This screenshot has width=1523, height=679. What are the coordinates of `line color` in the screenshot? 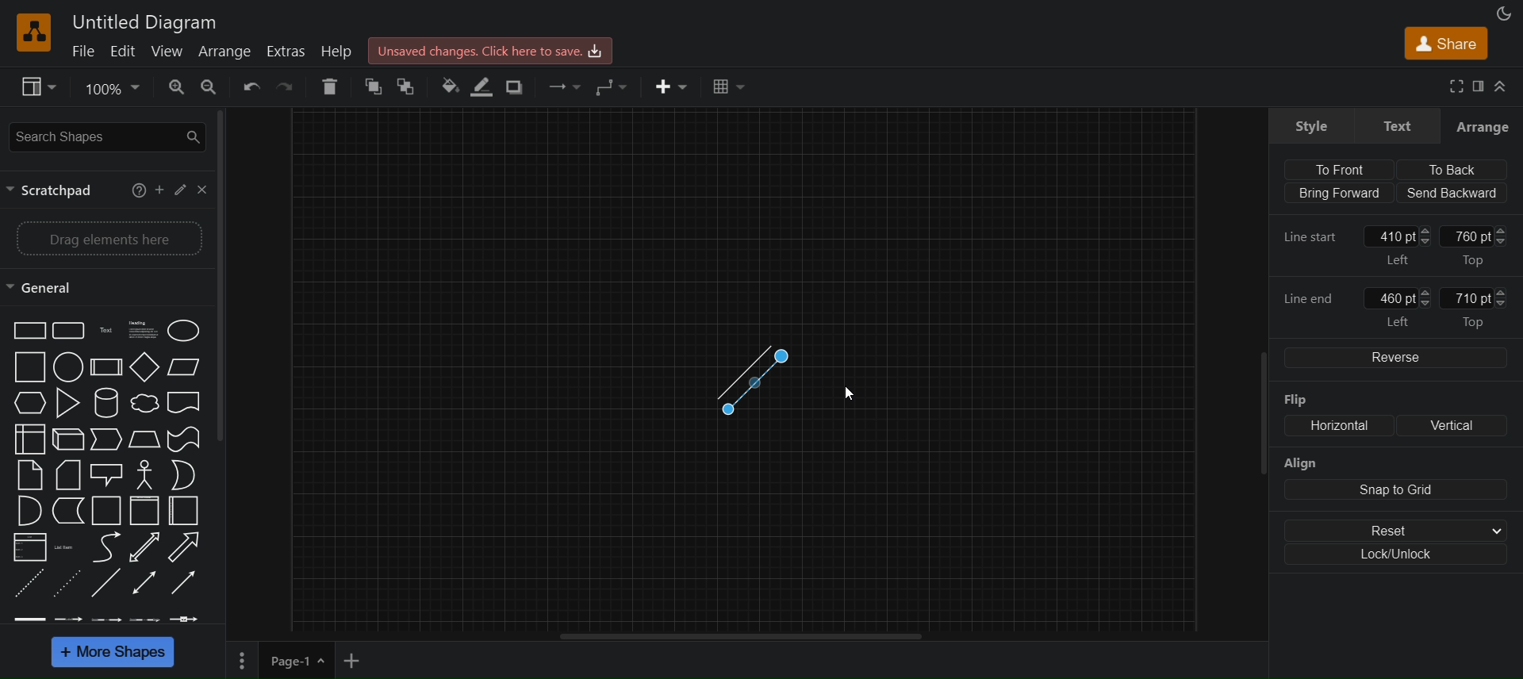 It's located at (482, 86).